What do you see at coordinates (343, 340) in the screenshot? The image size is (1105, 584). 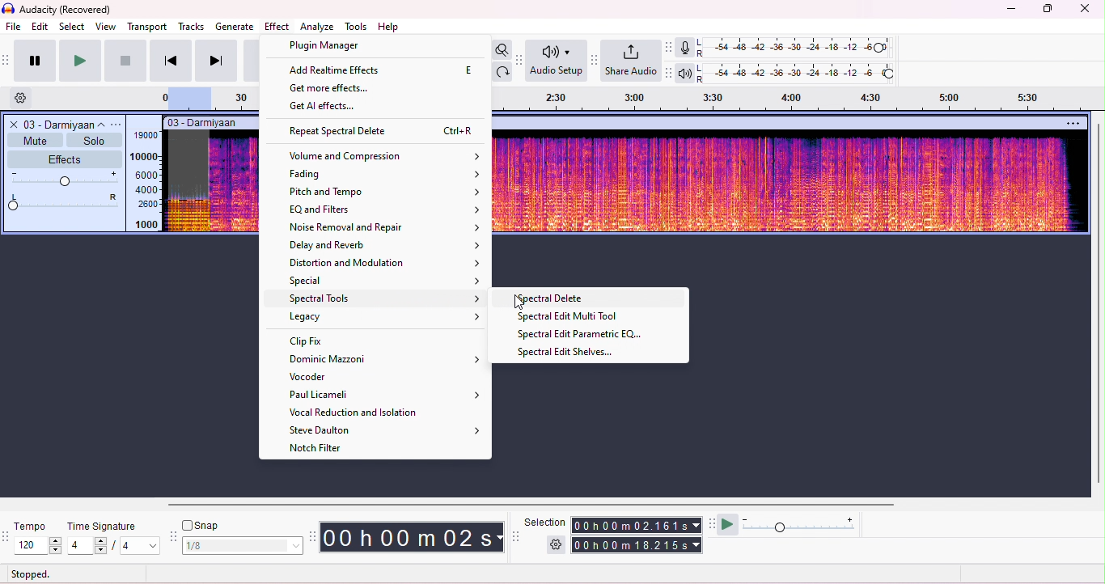 I see `clip fix` at bounding box center [343, 340].